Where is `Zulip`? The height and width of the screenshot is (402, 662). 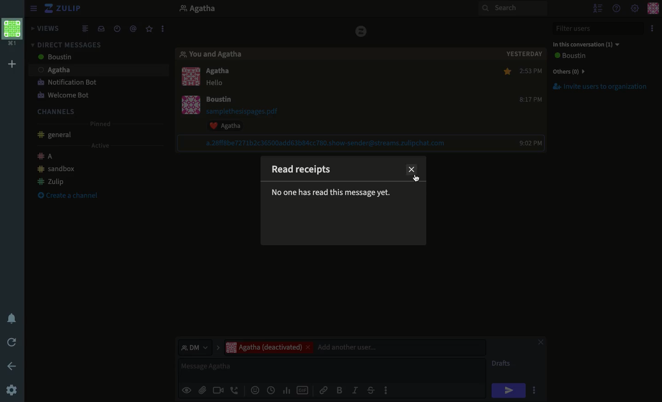 Zulip is located at coordinates (64, 9).